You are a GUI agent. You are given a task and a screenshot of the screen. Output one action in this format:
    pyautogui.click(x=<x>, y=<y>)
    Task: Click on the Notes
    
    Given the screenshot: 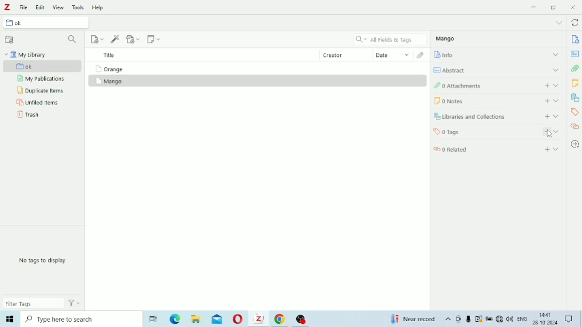 What is the action you would take?
    pyautogui.click(x=497, y=101)
    